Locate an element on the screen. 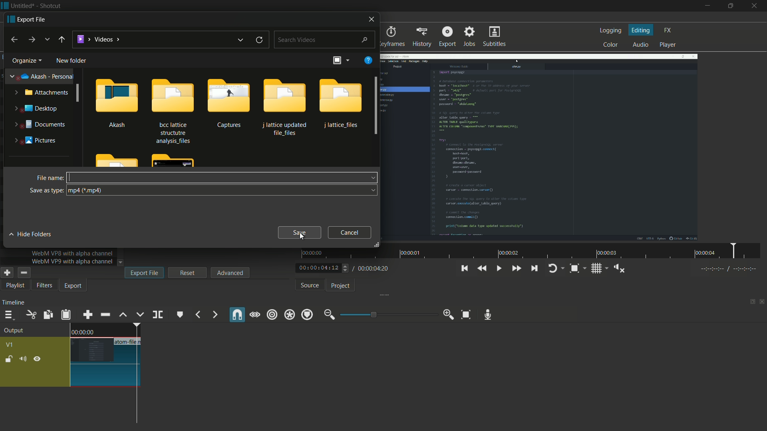 Image resolution: width=767 pixels, height=431 pixels. time is located at coordinates (533, 251).